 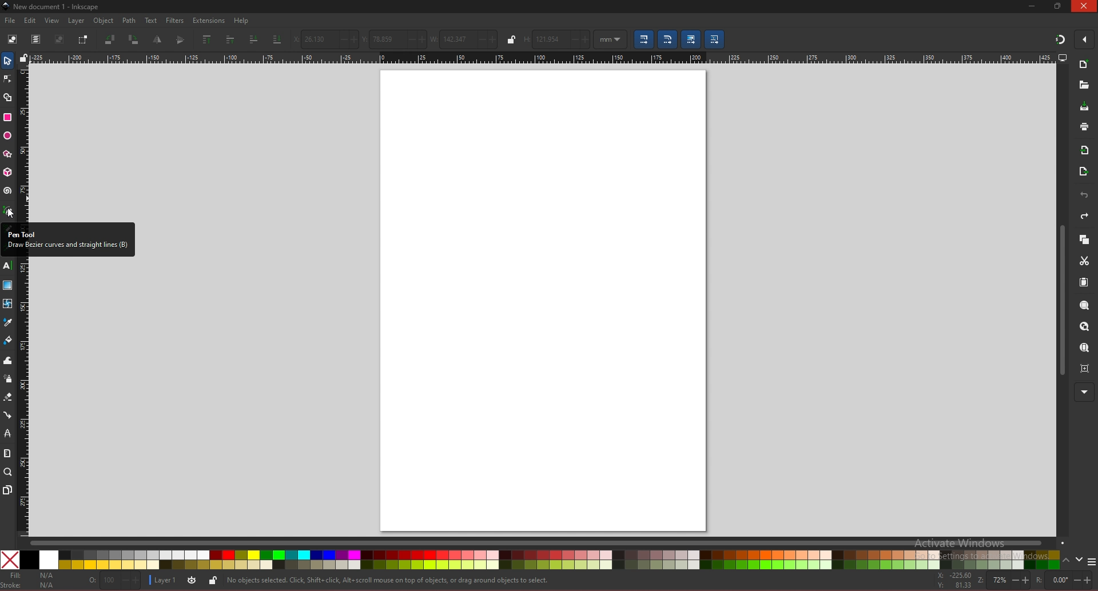 What do you see at coordinates (1062, 57) in the screenshot?
I see `display options` at bounding box center [1062, 57].